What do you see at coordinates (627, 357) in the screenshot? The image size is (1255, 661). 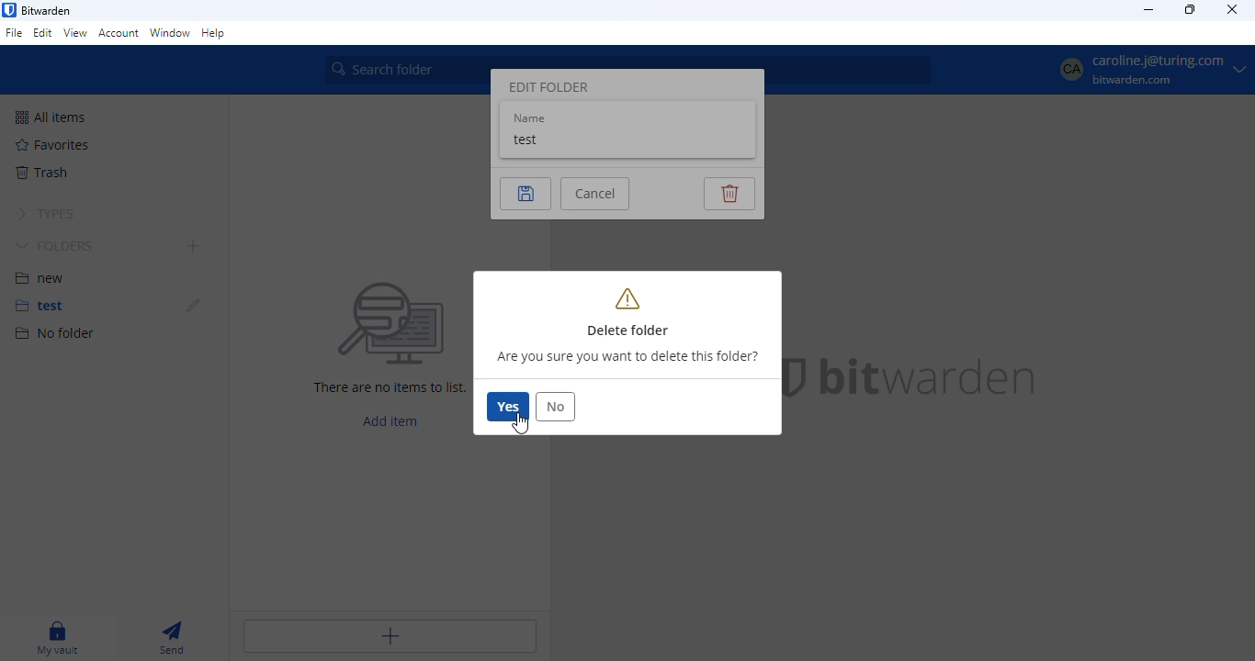 I see `are you sure you want to delete this folder?` at bounding box center [627, 357].